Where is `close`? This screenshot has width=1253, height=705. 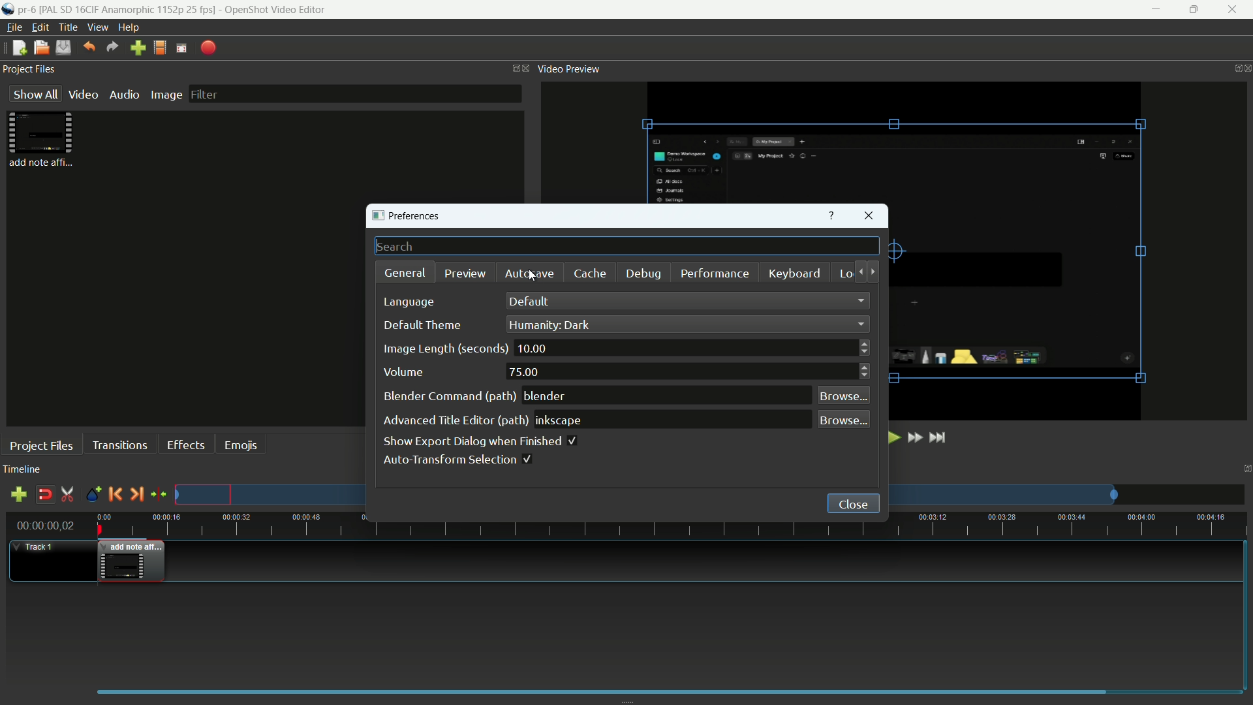
close is located at coordinates (853, 504).